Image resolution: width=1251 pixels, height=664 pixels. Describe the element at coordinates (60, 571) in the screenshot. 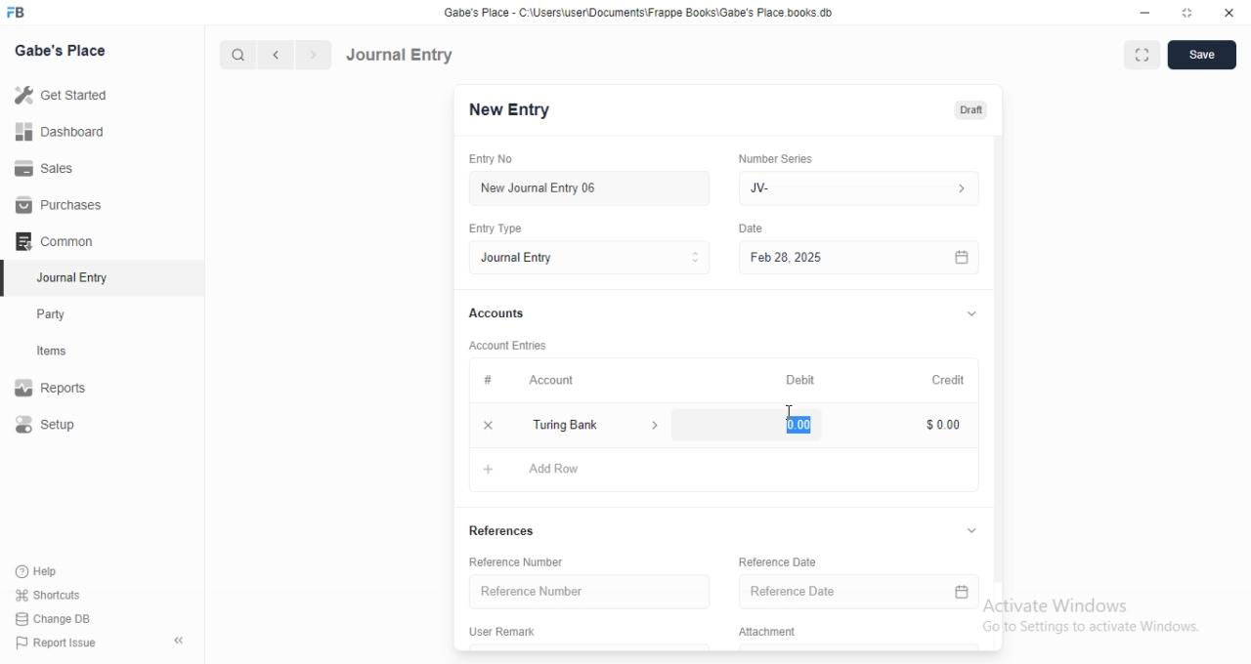

I see `‘Help` at that location.